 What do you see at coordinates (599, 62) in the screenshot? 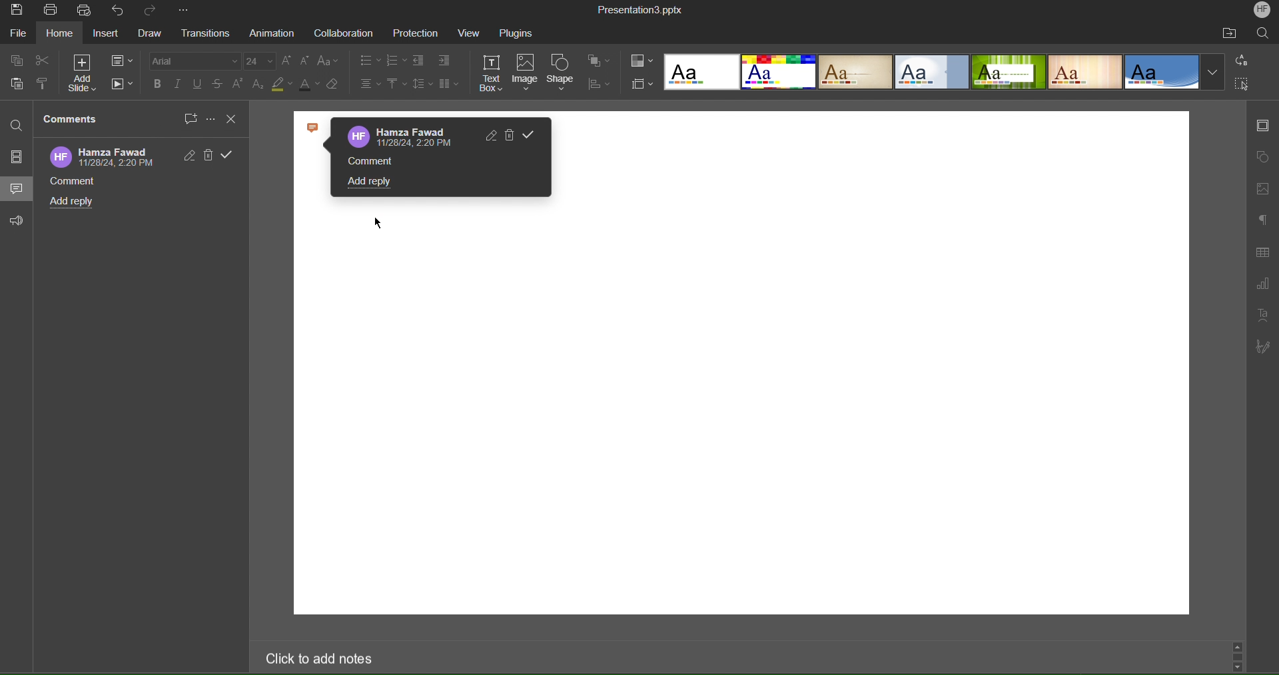
I see `Arrange` at bounding box center [599, 62].